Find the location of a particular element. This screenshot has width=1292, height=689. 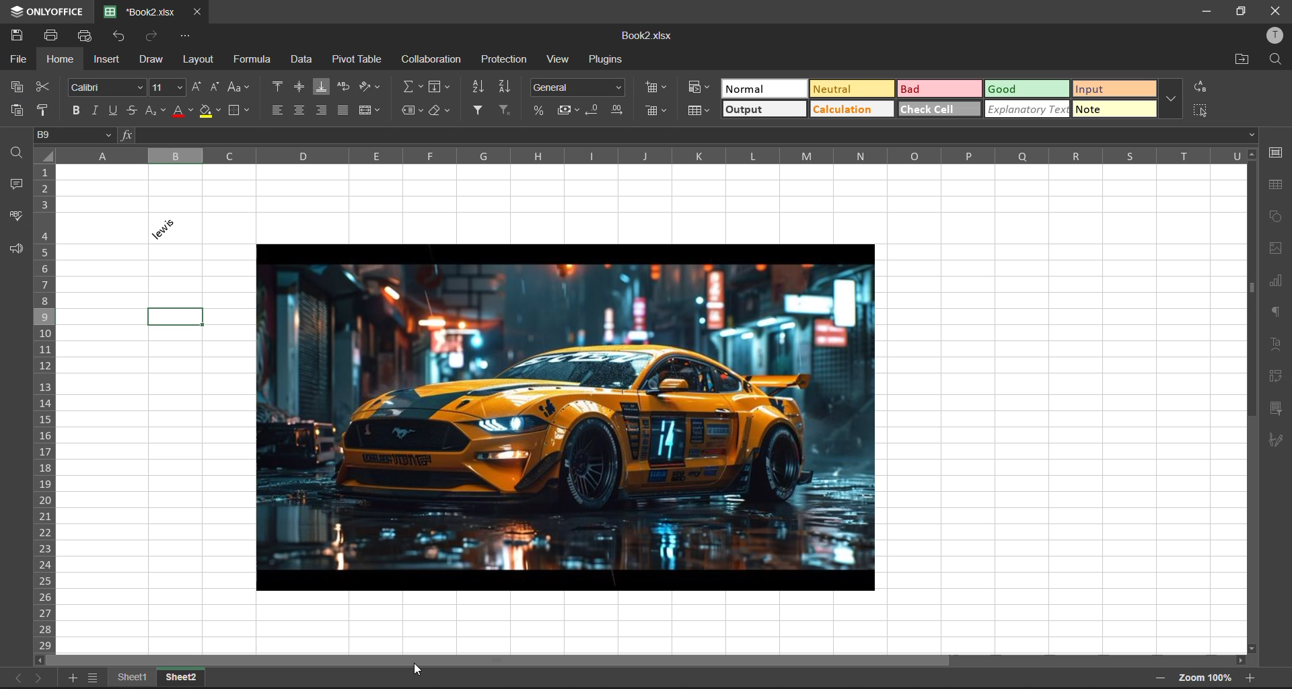

justified is located at coordinates (342, 111).